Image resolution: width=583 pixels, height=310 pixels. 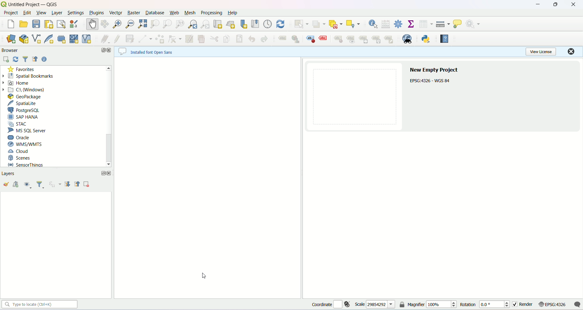 I want to click on collapse all, so click(x=77, y=184).